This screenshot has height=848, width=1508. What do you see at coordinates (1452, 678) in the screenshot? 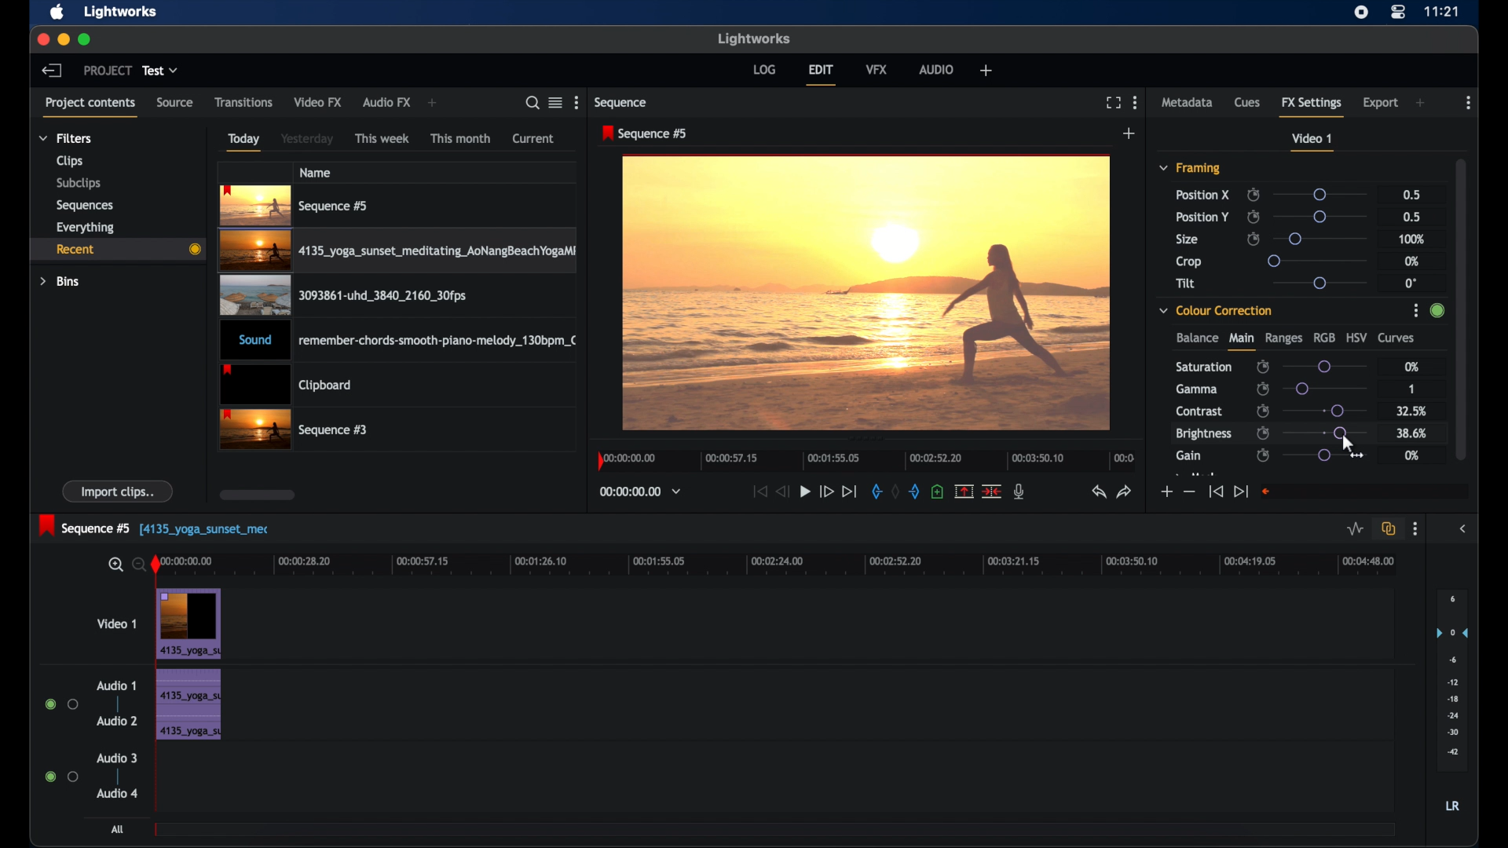
I see `set audio output levels` at bounding box center [1452, 678].